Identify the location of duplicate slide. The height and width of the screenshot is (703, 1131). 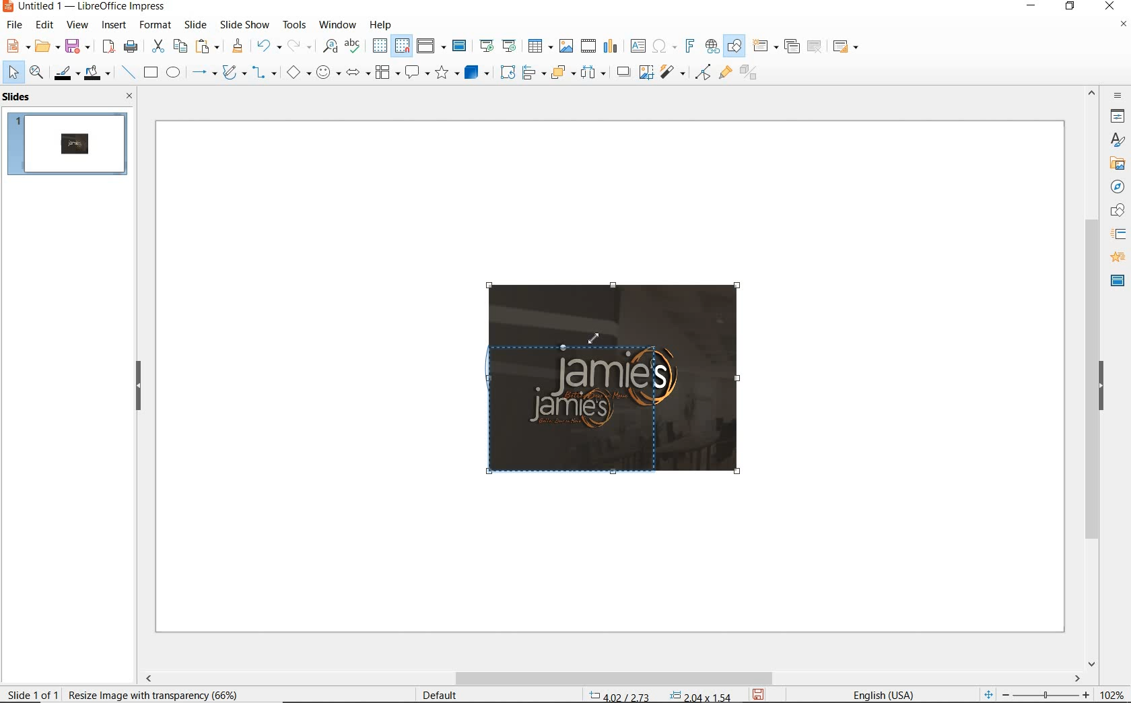
(792, 46).